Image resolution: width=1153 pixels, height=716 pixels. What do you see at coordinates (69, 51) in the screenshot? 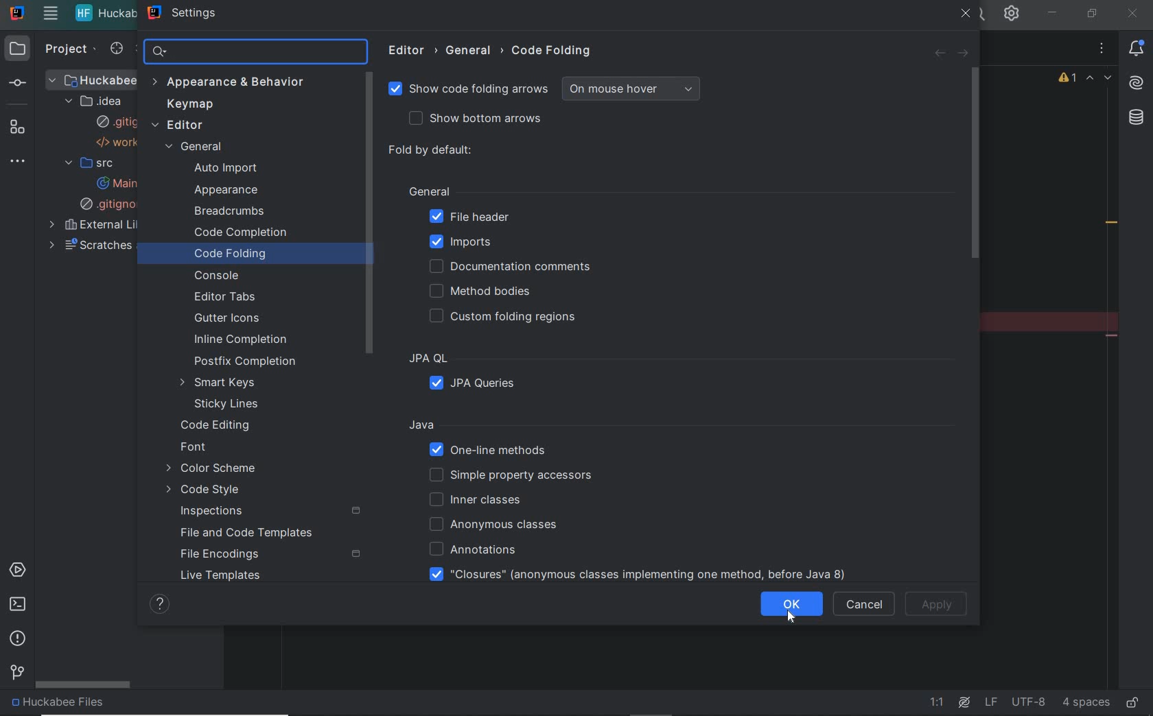
I see `project` at bounding box center [69, 51].